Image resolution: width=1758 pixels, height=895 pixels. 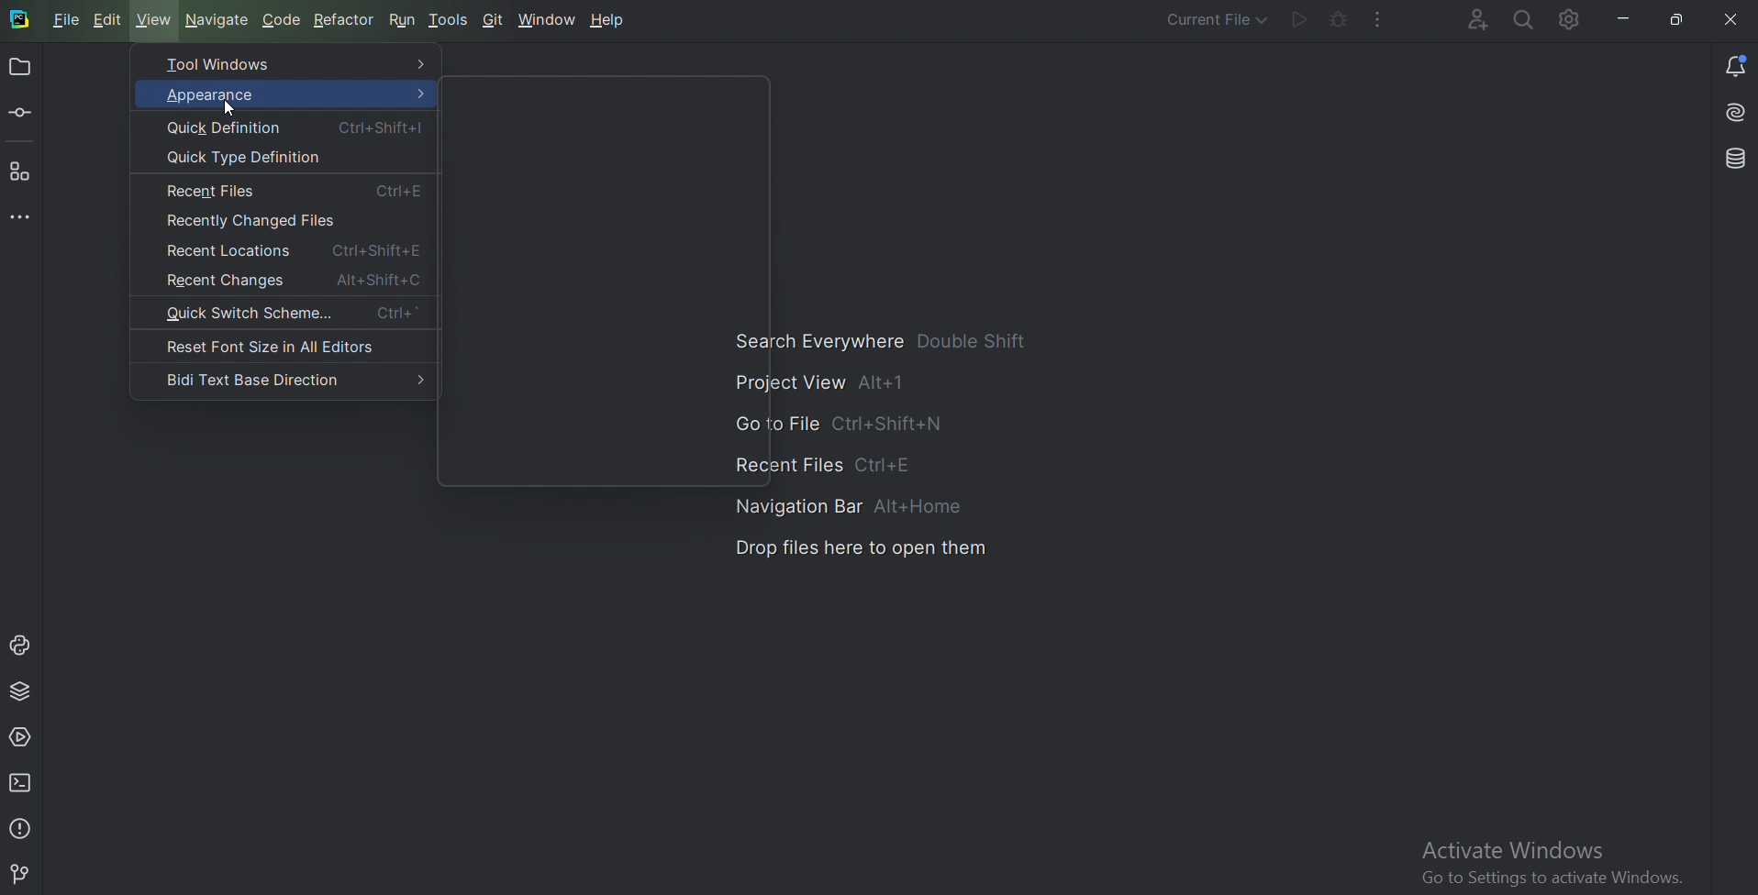 I want to click on Run, so click(x=404, y=18).